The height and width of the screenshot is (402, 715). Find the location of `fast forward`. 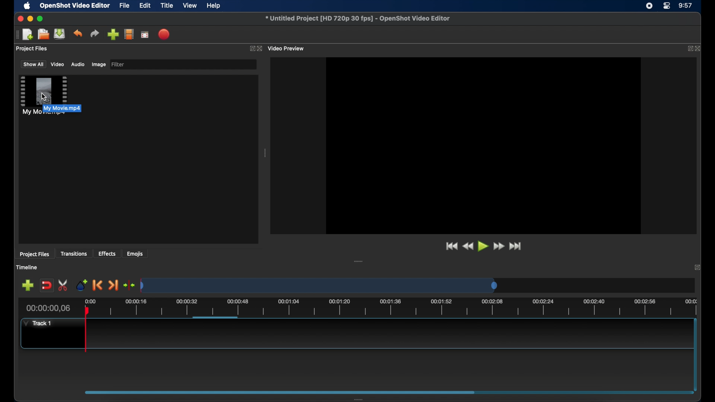

fast forward is located at coordinates (499, 246).